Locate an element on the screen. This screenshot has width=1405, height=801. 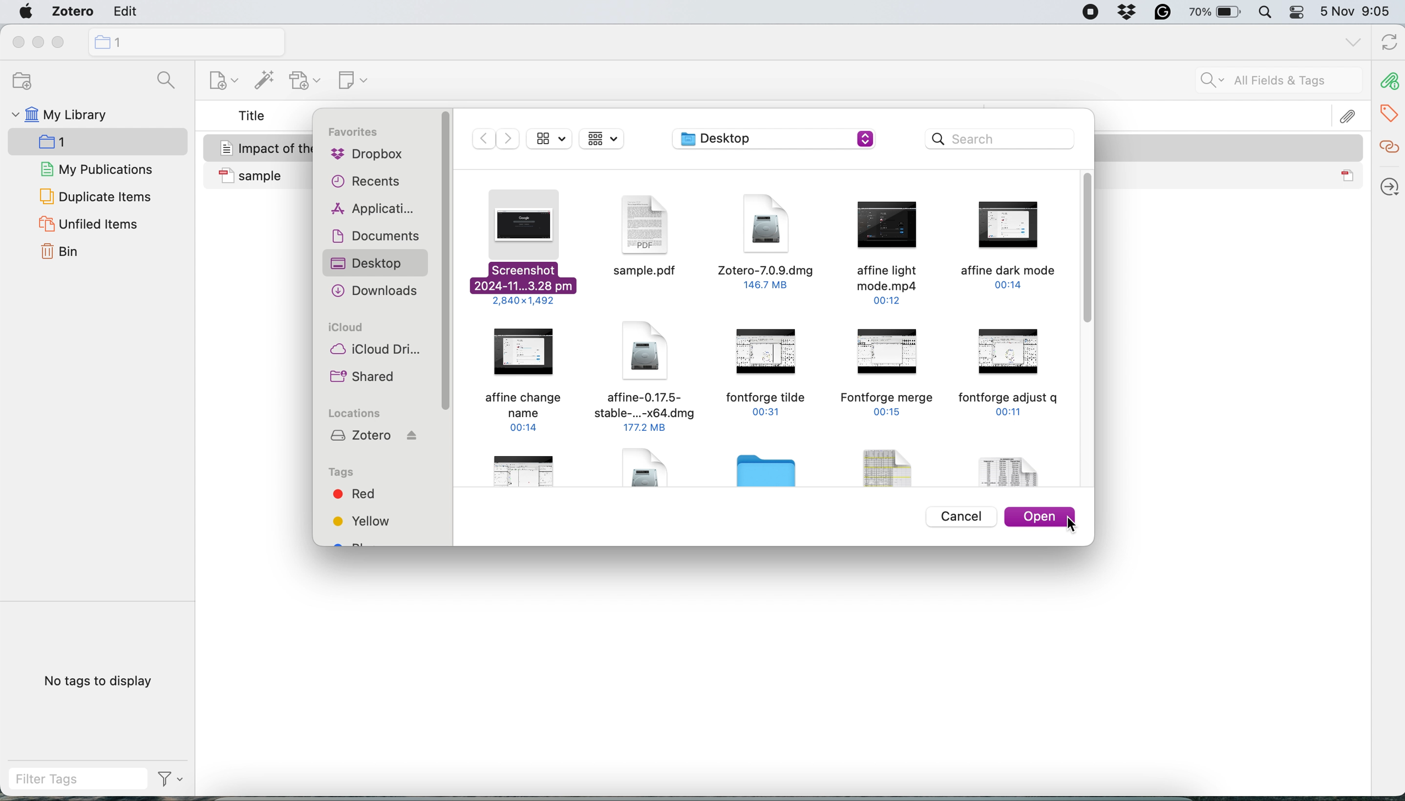
shared is located at coordinates (366, 377).